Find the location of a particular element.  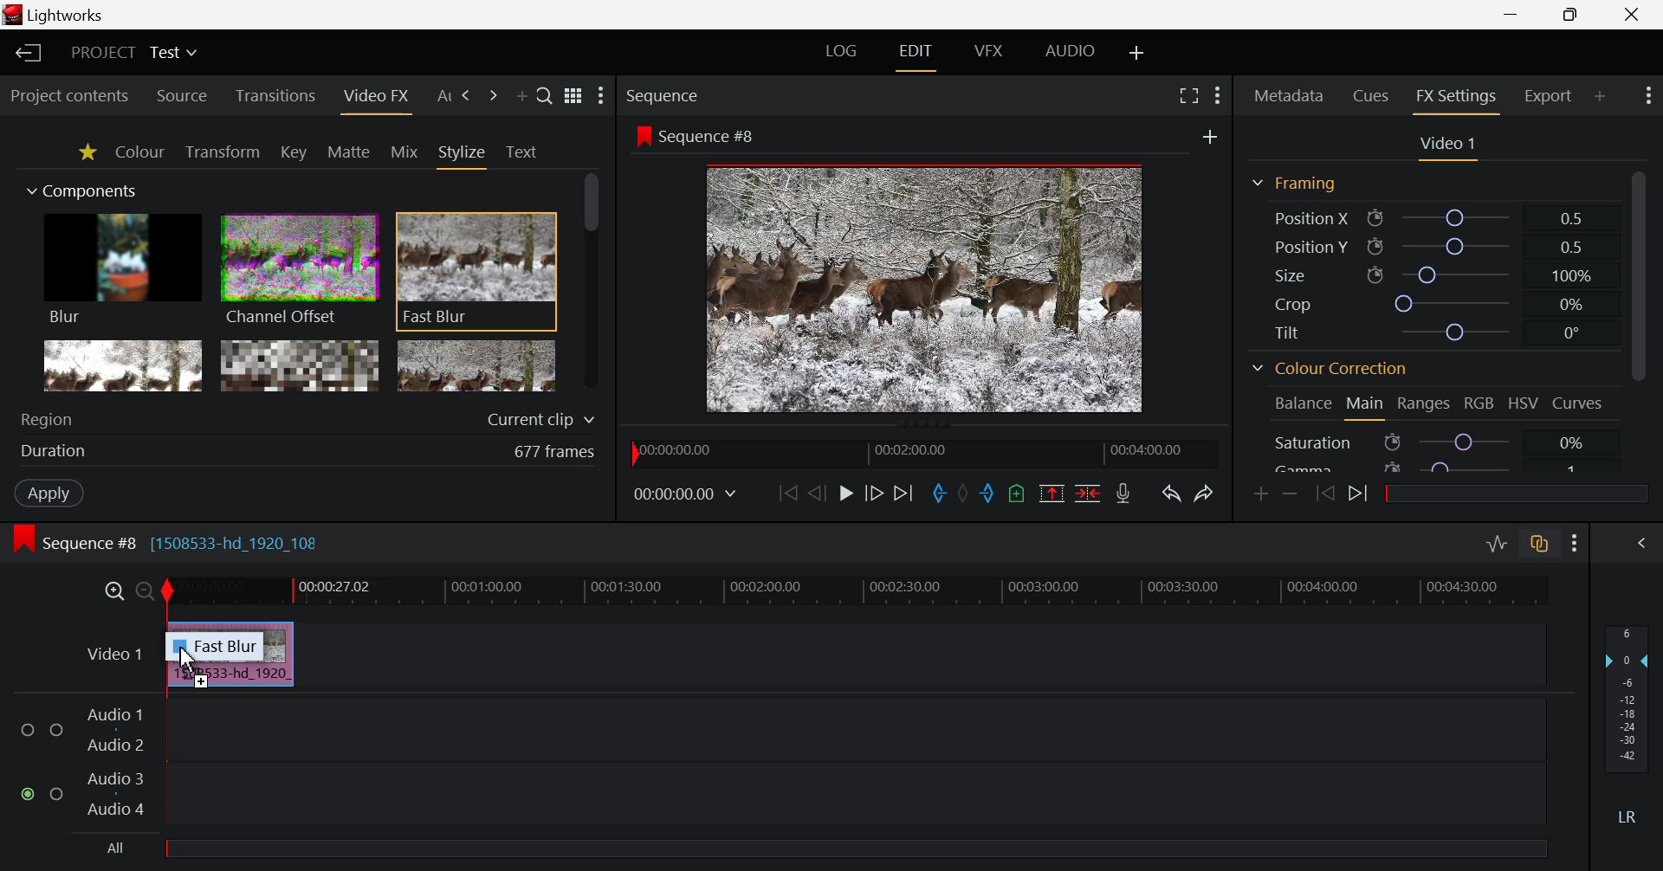

Toggle Audio Levels Editing is located at coordinates (1498, 544).